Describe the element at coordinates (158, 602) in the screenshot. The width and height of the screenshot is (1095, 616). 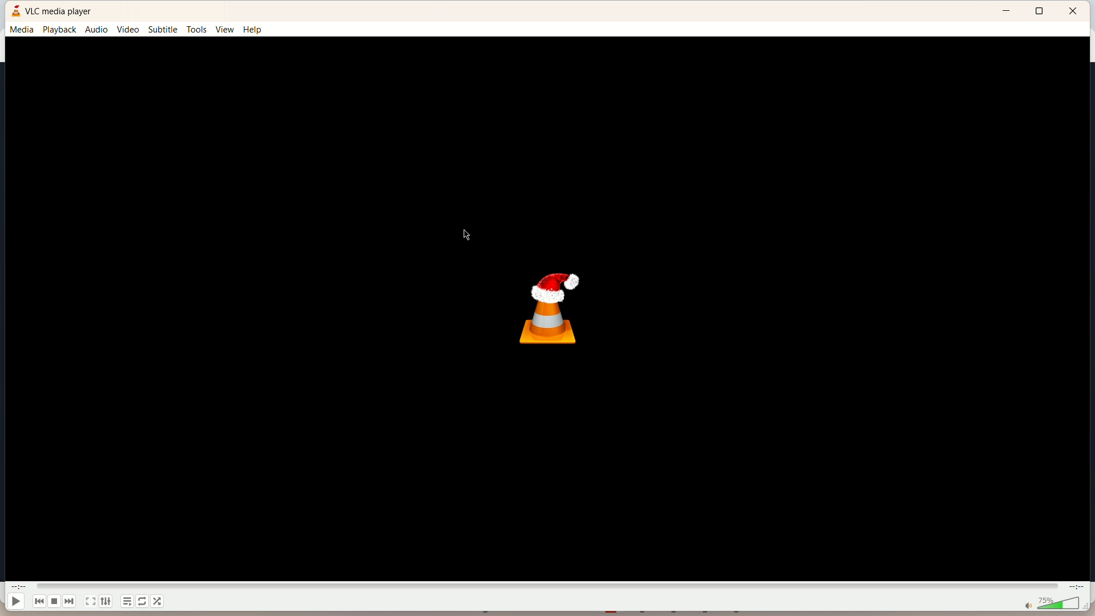
I see `shuffle` at that location.